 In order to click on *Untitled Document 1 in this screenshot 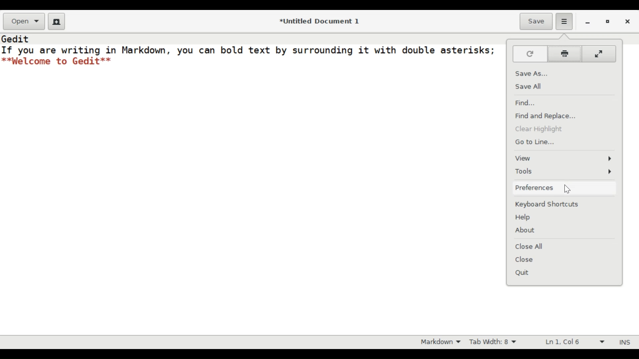, I will do `click(321, 22)`.